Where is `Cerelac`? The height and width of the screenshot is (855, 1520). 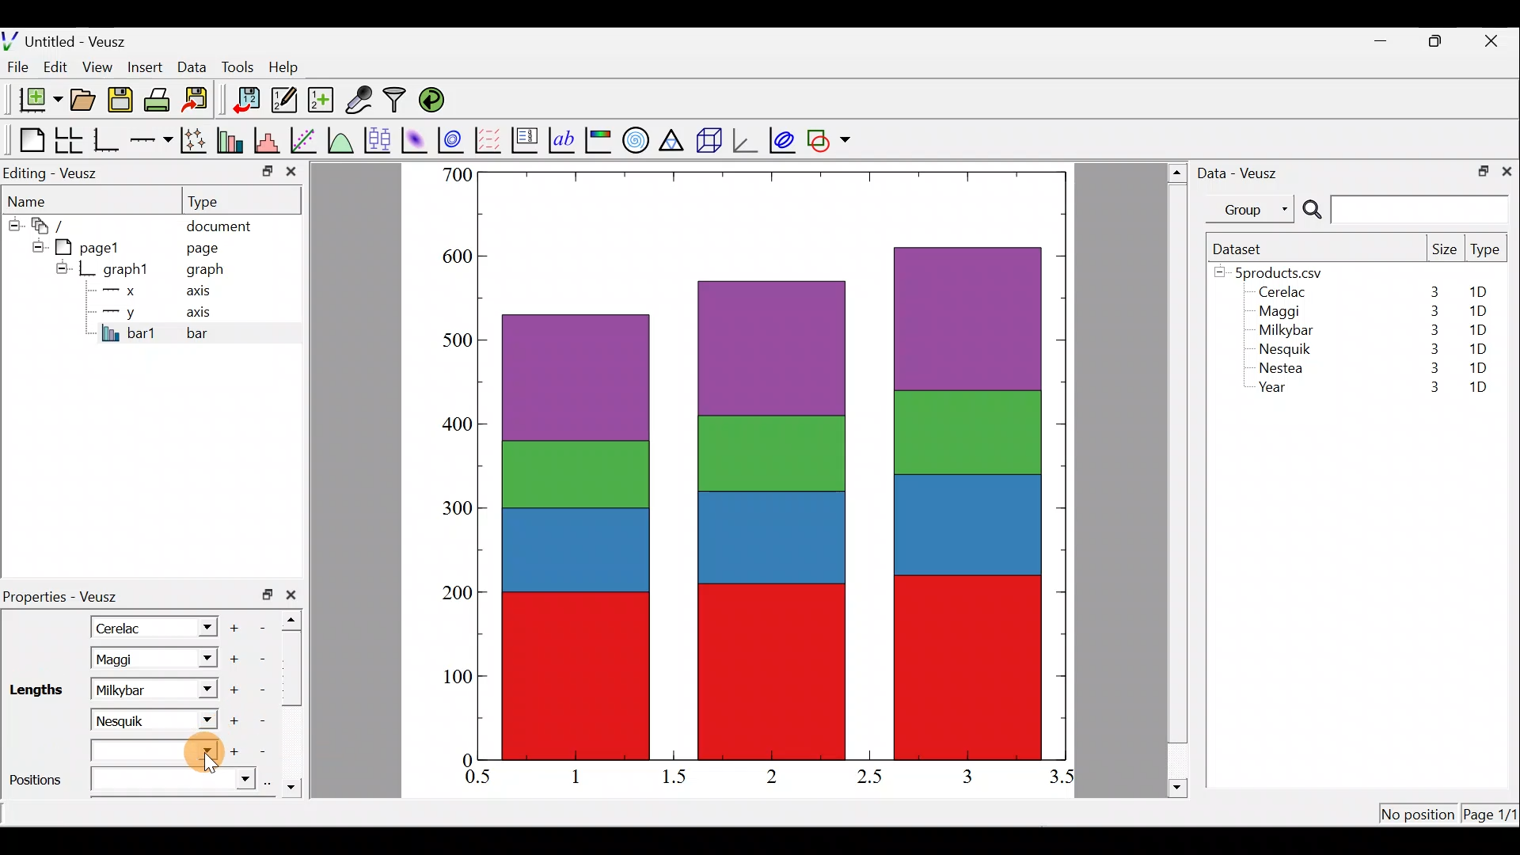
Cerelac is located at coordinates (123, 626).